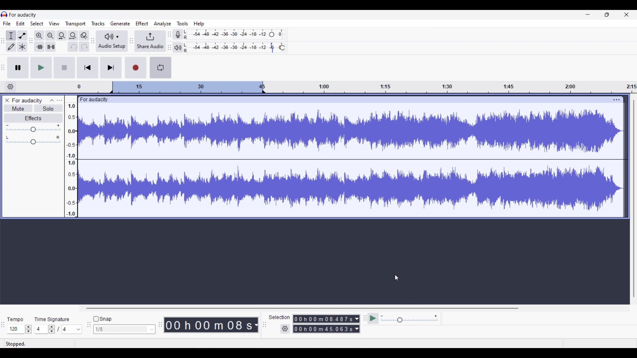 This screenshot has width=637, height=358. What do you see at coordinates (11, 87) in the screenshot?
I see `Timeline options` at bounding box center [11, 87].